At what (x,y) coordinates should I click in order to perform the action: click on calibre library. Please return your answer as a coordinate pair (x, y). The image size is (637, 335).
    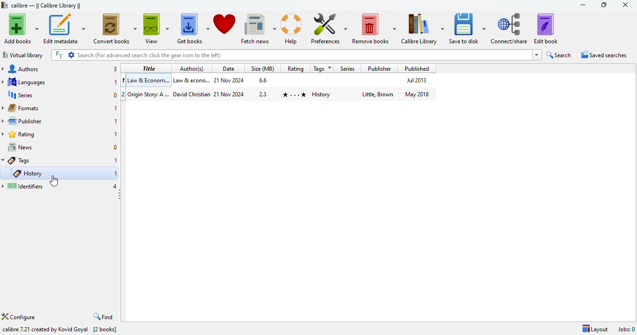
    Looking at the image, I should click on (423, 28).